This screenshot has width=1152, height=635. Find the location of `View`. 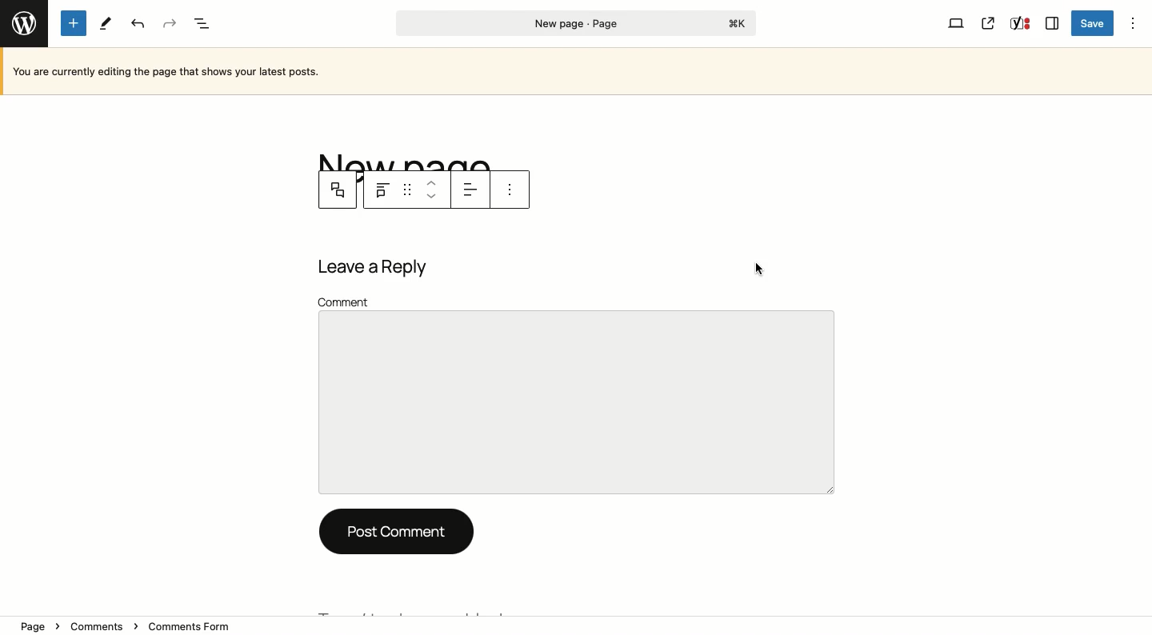

View is located at coordinates (957, 22).